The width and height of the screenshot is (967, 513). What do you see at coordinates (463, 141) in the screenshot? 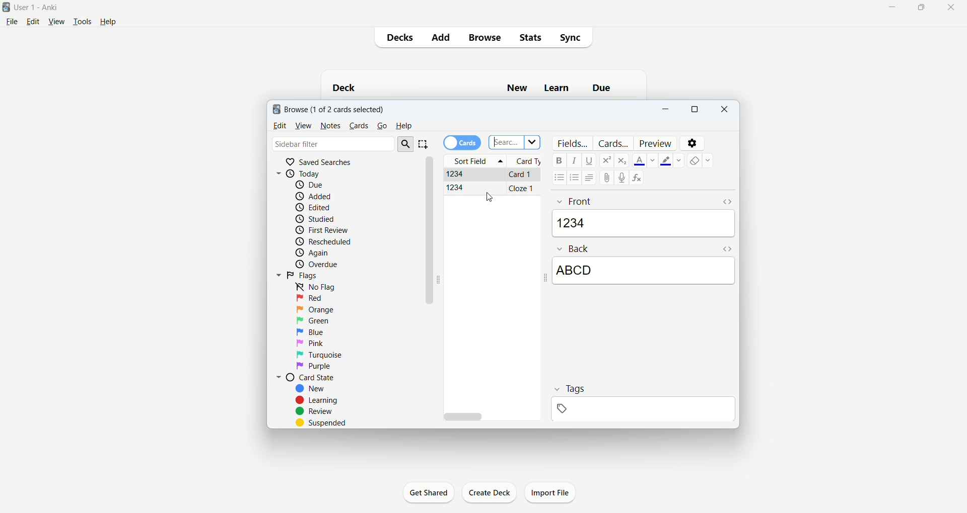
I see `cards` at bounding box center [463, 141].